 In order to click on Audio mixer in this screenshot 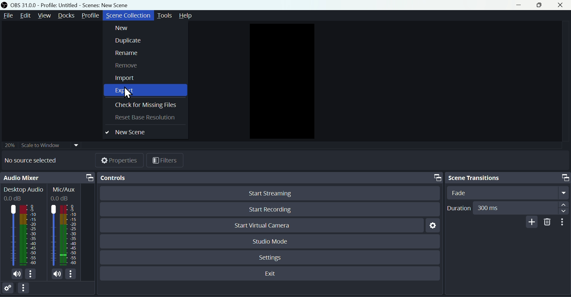, I will do `click(48, 178)`.